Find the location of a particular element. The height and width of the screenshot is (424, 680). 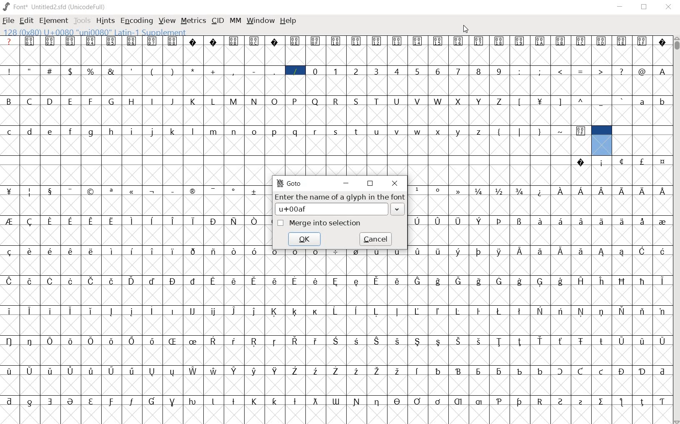

Symbol is located at coordinates (642, 402).